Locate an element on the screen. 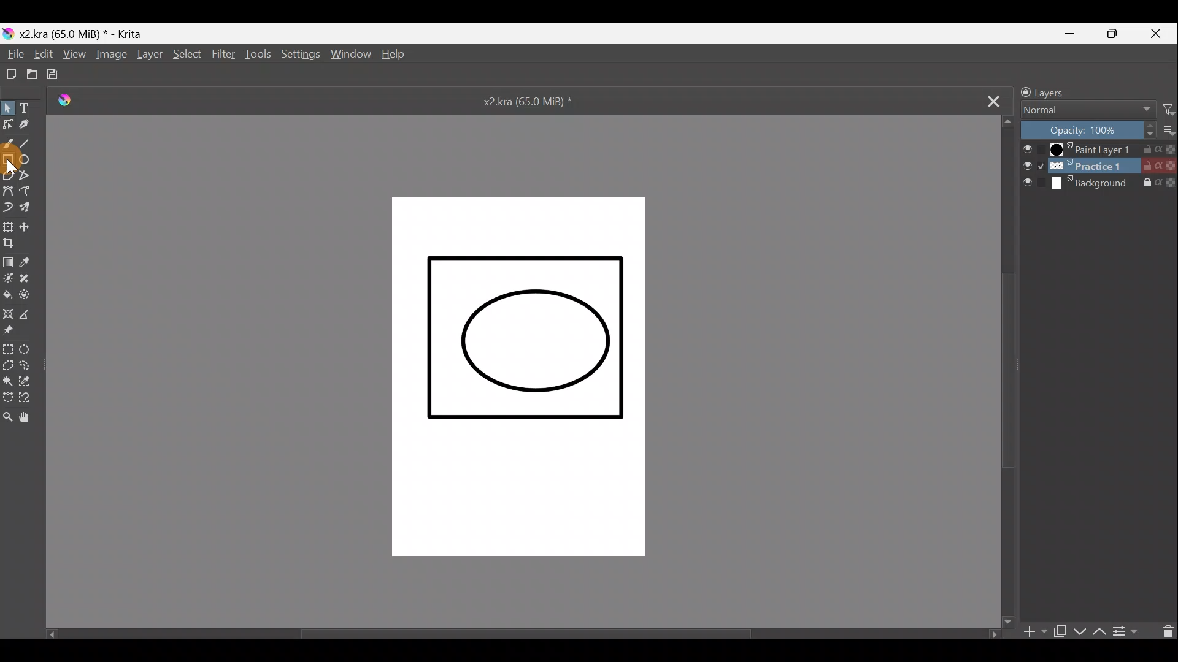 This screenshot has height=662, width=1178. Freehand brush tool is located at coordinates (7, 144).